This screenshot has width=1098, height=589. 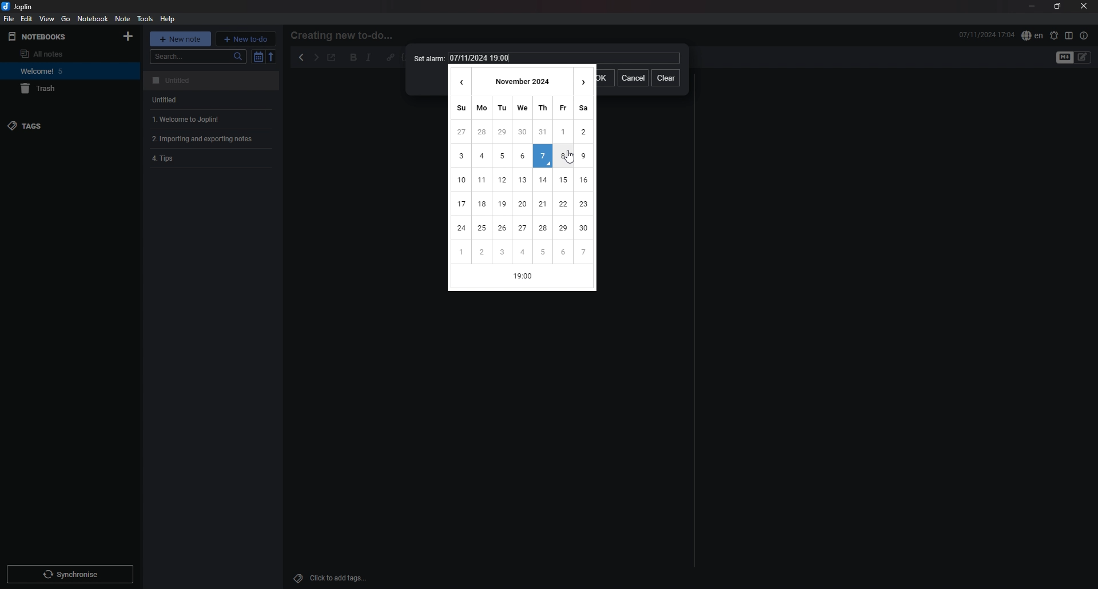 I want to click on trash, so click(x=63, y=89).